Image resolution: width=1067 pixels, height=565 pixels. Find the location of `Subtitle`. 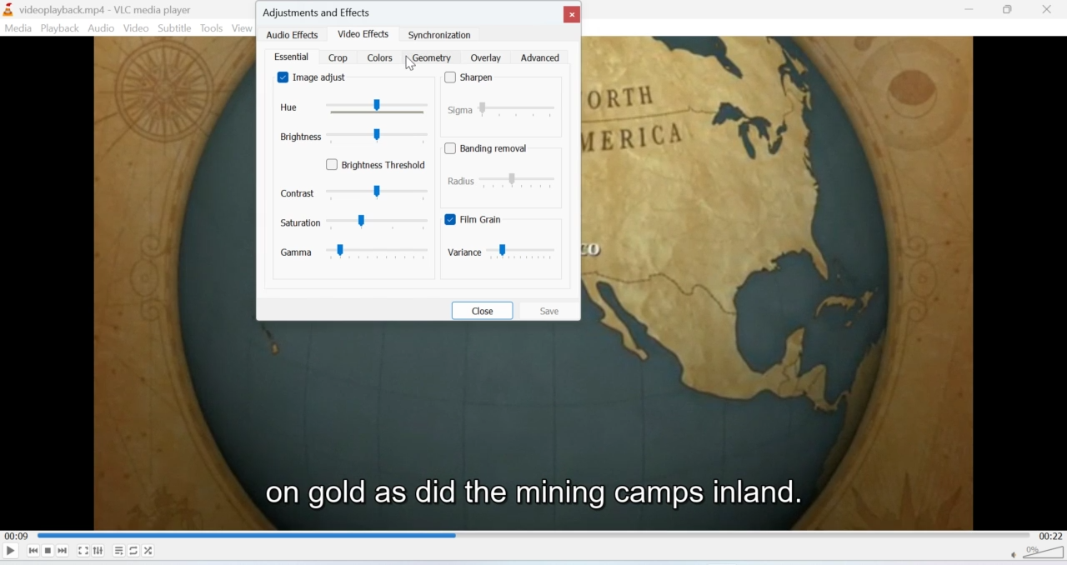

Subtitle is located at coordinates (175, 27).